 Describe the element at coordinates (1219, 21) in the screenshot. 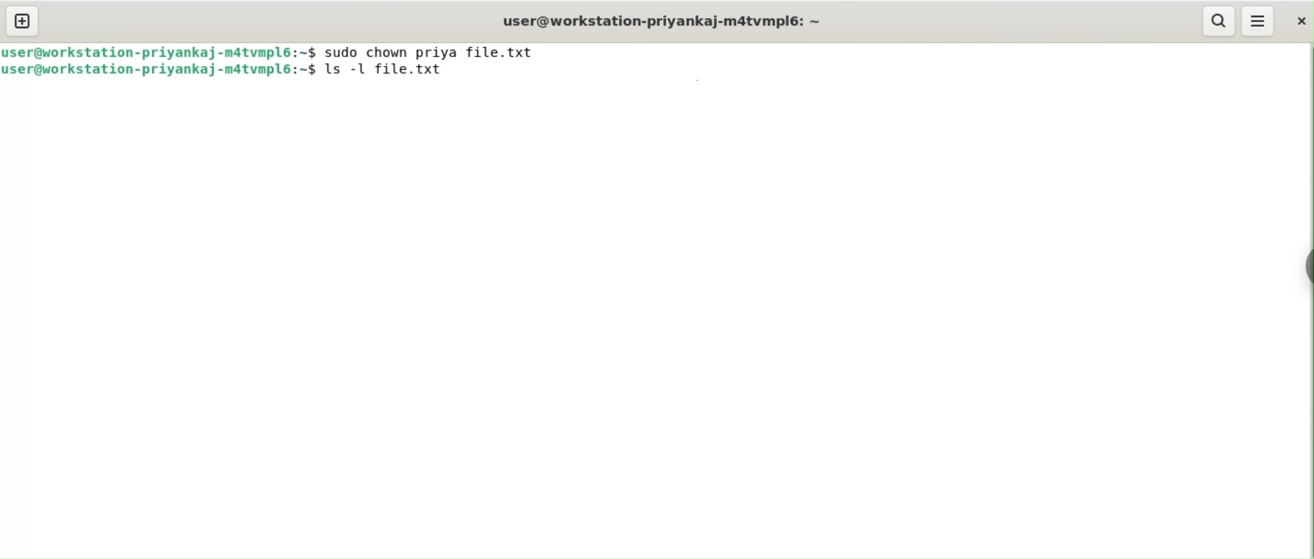

I see `search` at that location.